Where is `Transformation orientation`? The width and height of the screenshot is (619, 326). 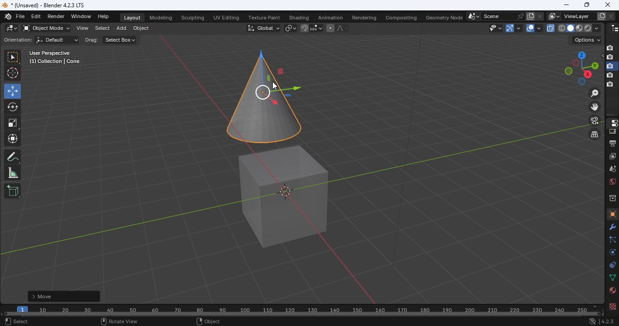 Transformation orientation is located at coordinates (265, 27).